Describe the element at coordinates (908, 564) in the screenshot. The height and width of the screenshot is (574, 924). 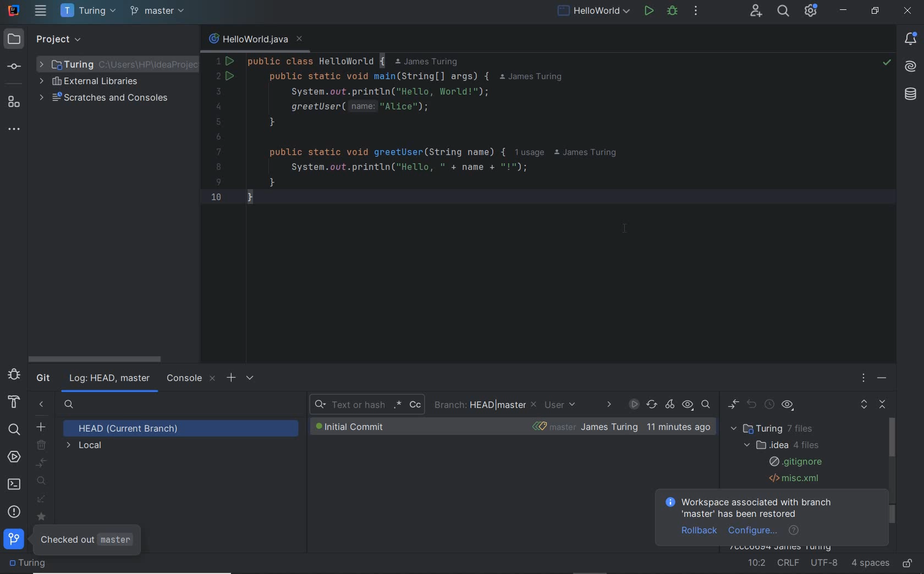
I see `make file ready only` at that location.